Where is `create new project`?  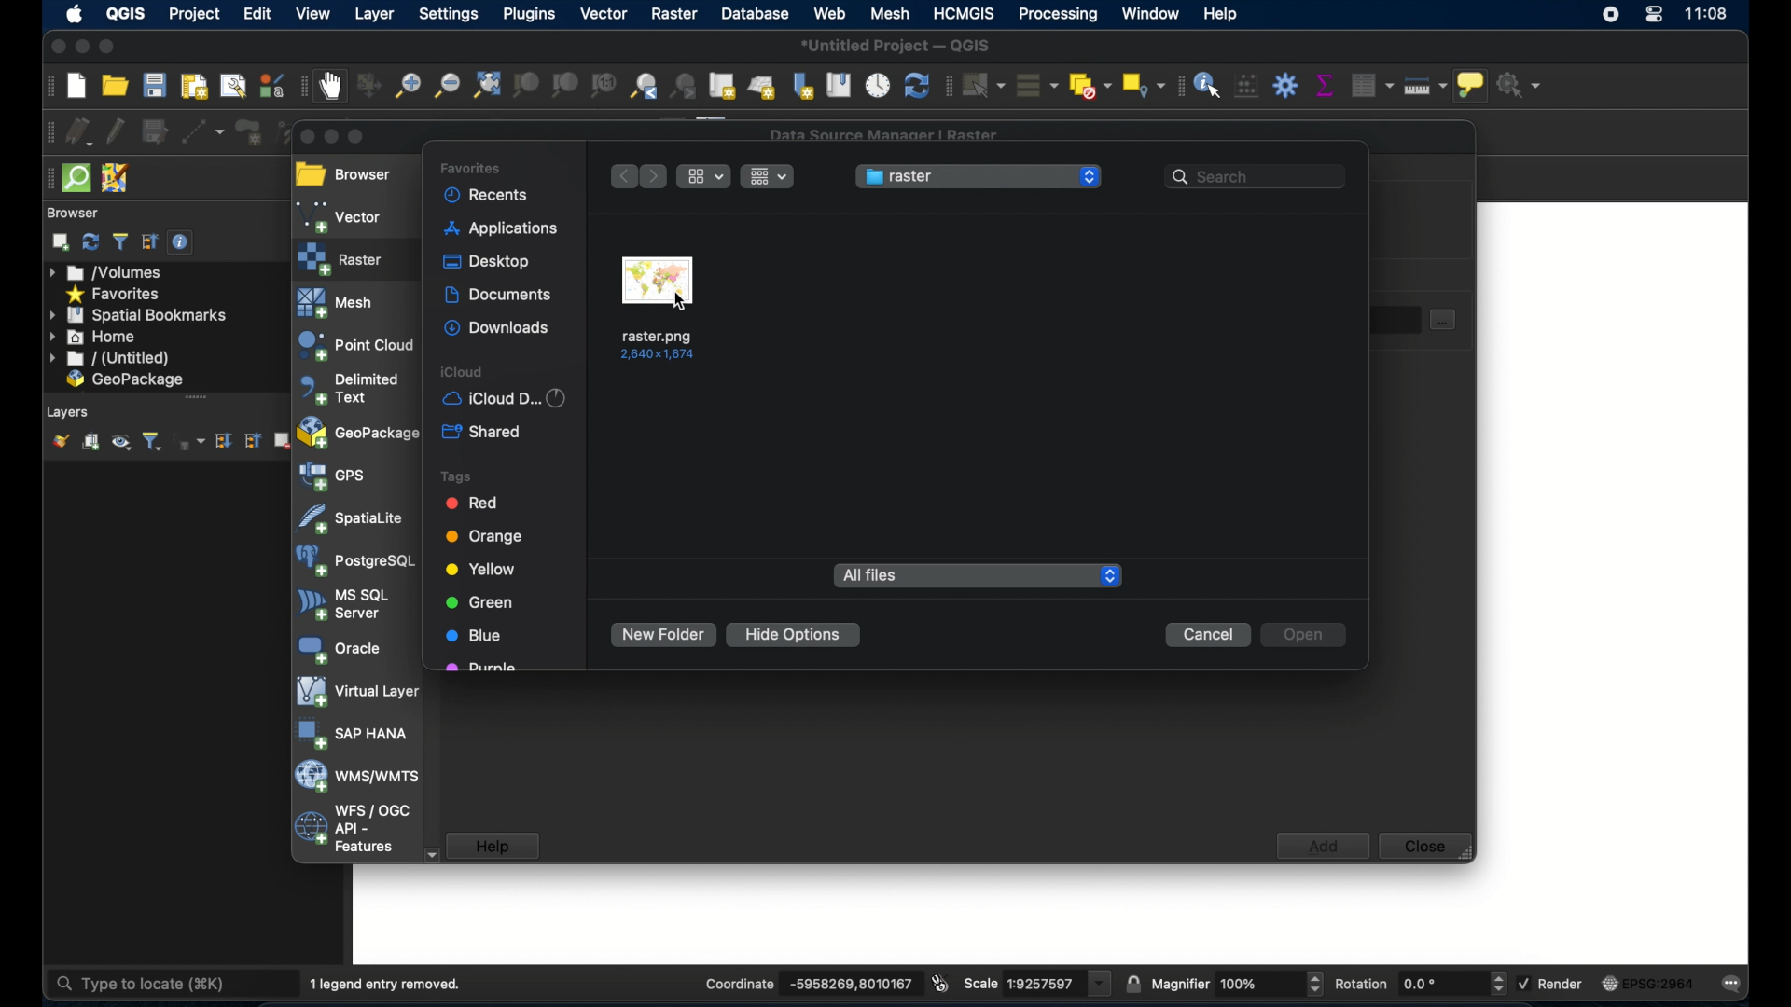
create new project is located at coordinates (76, 86).